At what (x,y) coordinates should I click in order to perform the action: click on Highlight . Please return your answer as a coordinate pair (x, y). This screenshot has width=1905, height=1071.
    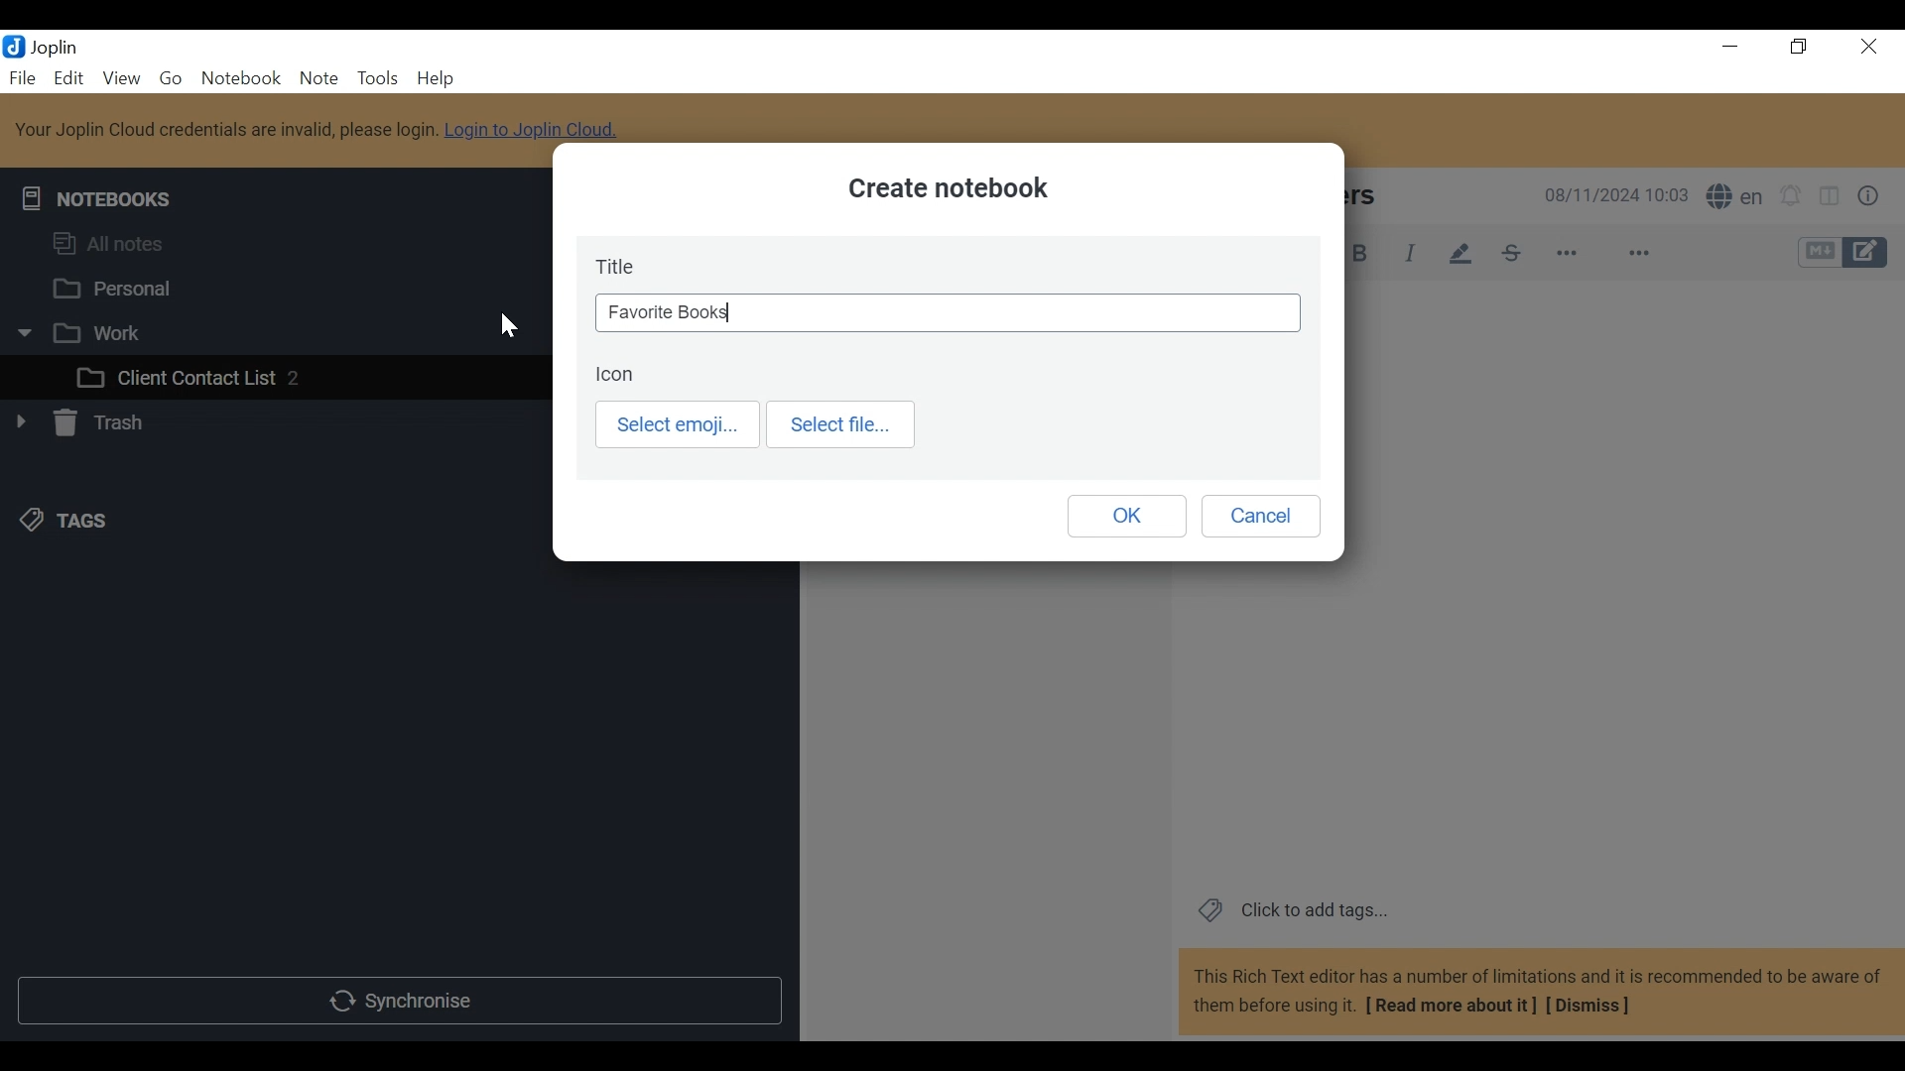
    Looking at the image, I should click on (1460, 254).